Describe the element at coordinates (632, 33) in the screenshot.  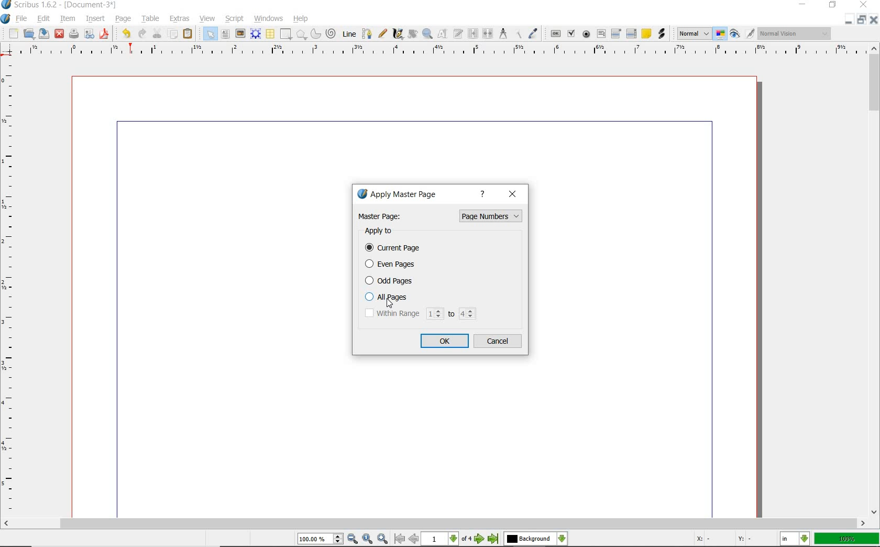
I see `pdf list box` at that location.